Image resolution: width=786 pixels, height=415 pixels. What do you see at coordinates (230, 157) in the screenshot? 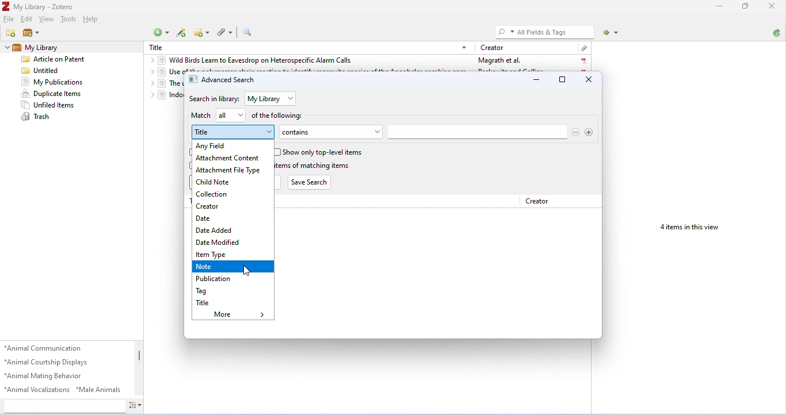
I see `attachment content` at bounding box center [230, 157].